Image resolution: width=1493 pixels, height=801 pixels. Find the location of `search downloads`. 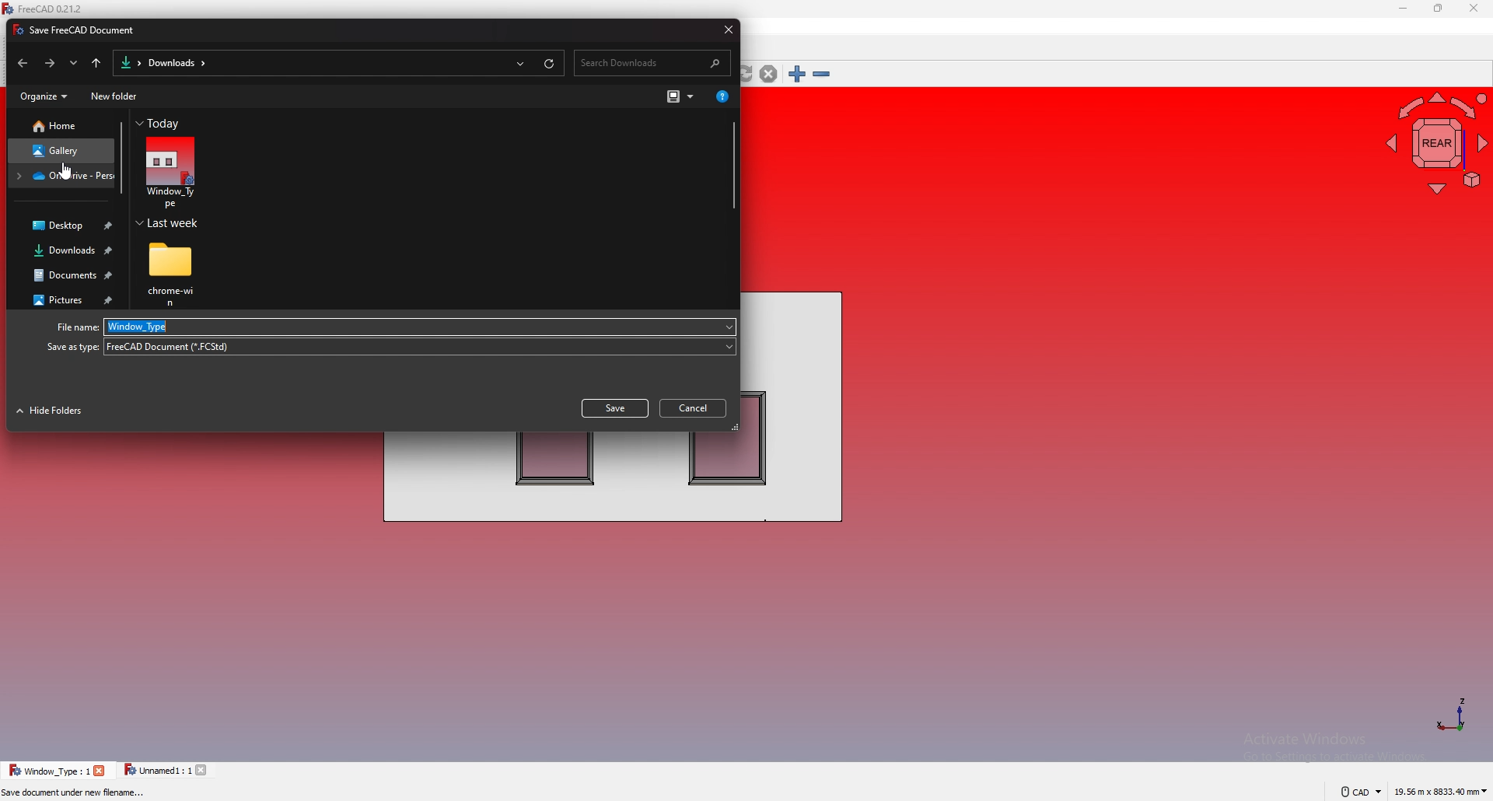

search downloads is located at coordinates (655, 61).